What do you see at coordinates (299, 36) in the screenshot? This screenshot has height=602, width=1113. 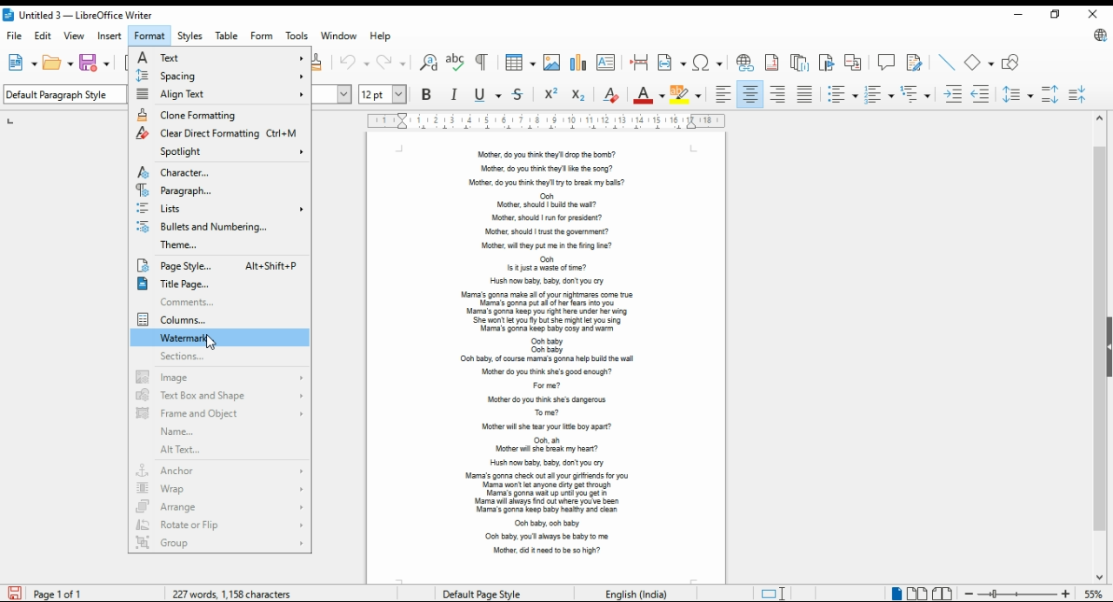 I see `tools` at bounding box center [299, 36].